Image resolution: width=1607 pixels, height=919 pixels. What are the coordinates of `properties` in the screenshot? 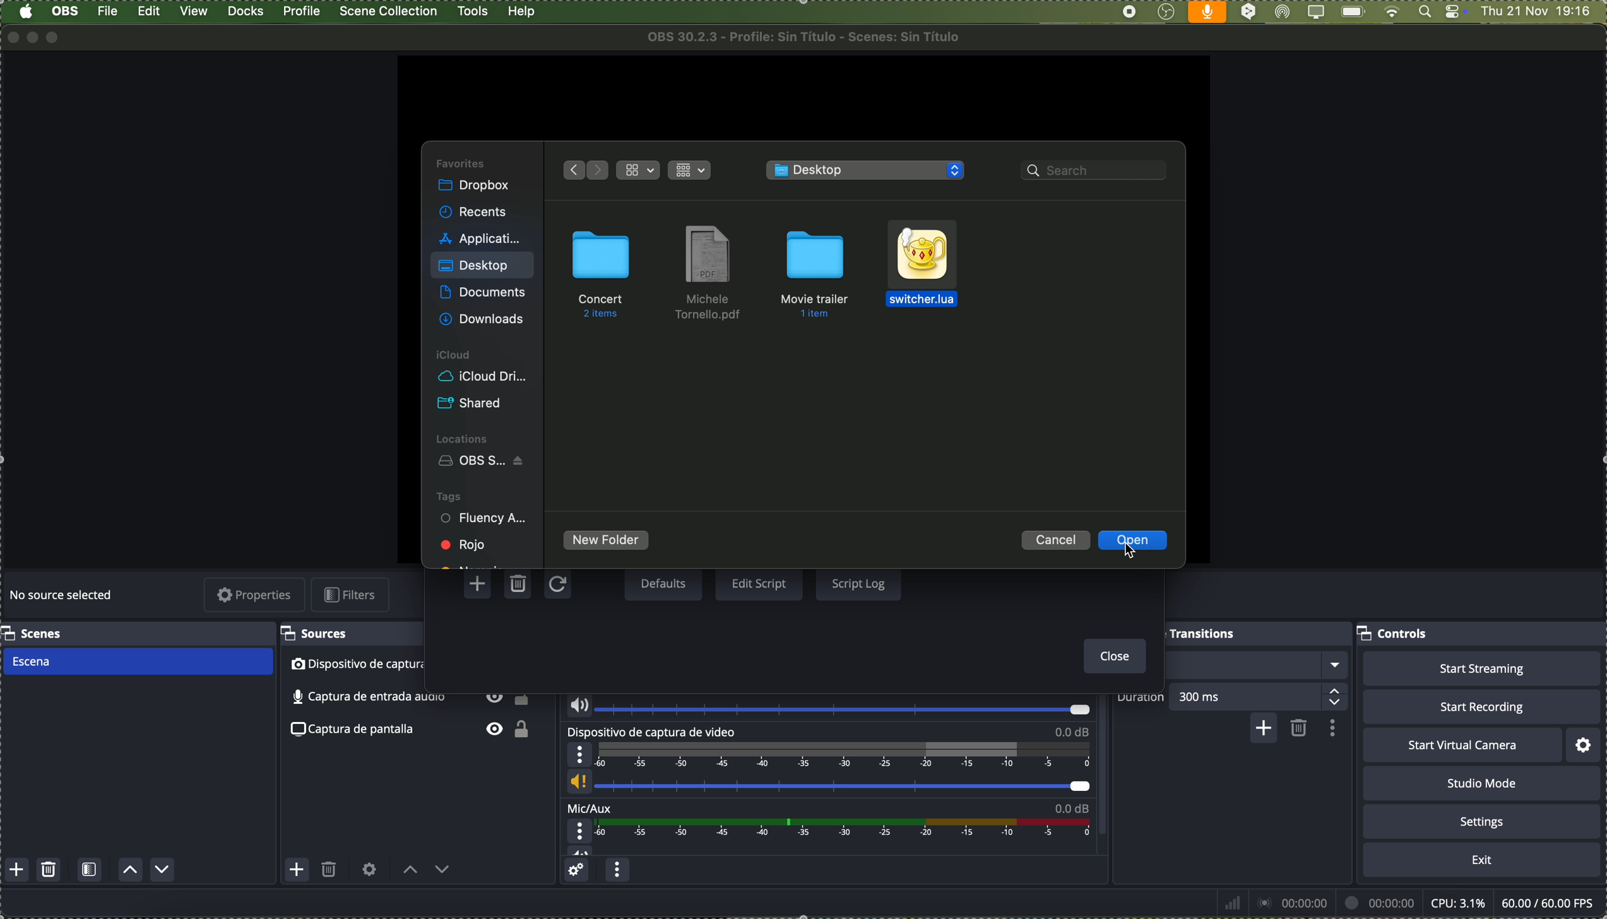 It's located at (256, 596).